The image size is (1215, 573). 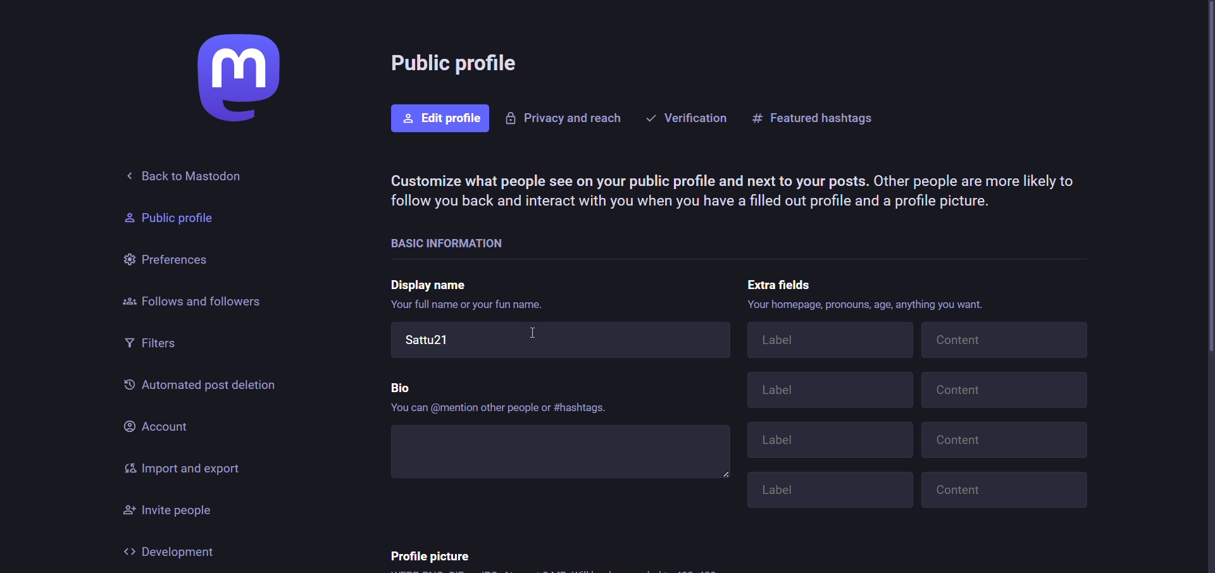 What do you see at coordinates (176, 511) in the screenshot?
I see `invite people` at bounding box center [176, 511].